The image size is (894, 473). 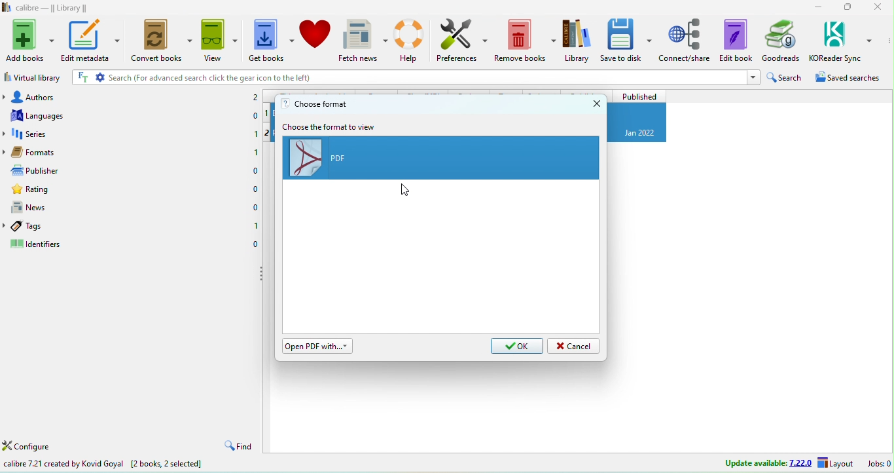 I want to click on series, so click(x=54, y=133).